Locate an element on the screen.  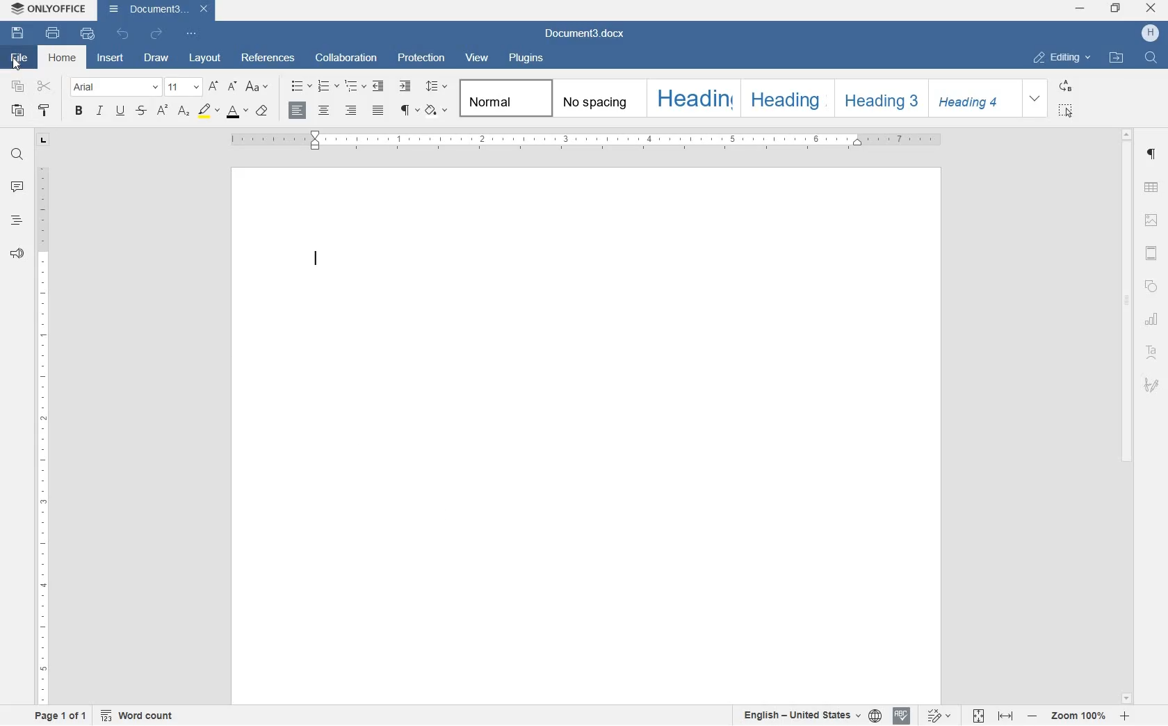
align right is located at coordinates (350, 111).